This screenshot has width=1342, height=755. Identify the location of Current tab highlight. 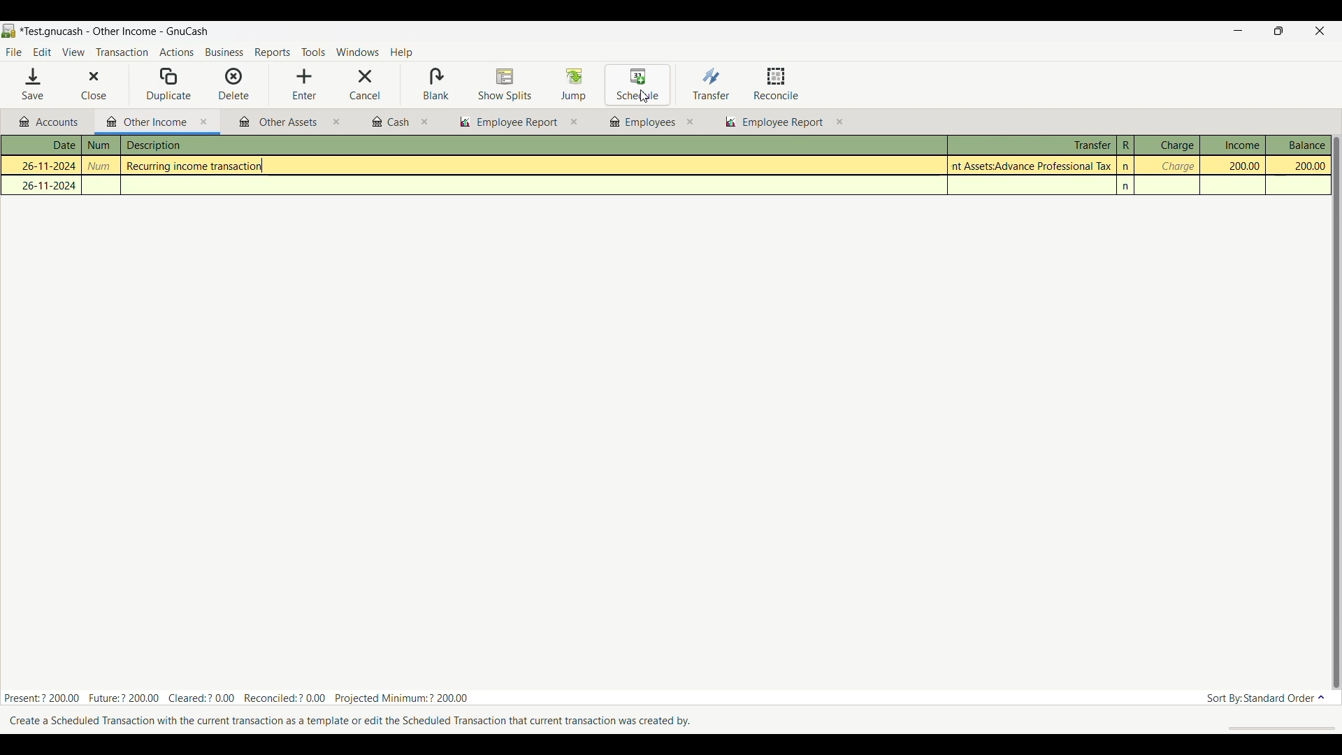
(143, 121).